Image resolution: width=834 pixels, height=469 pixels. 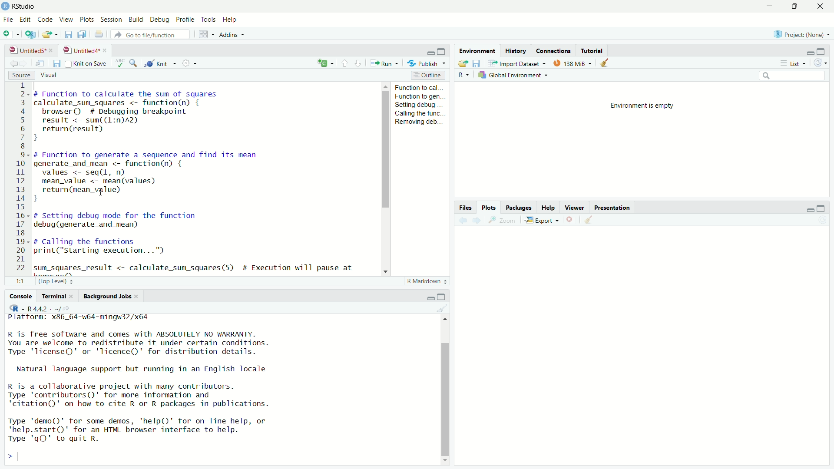 I want to click on packages, so click(x=520, y=208).